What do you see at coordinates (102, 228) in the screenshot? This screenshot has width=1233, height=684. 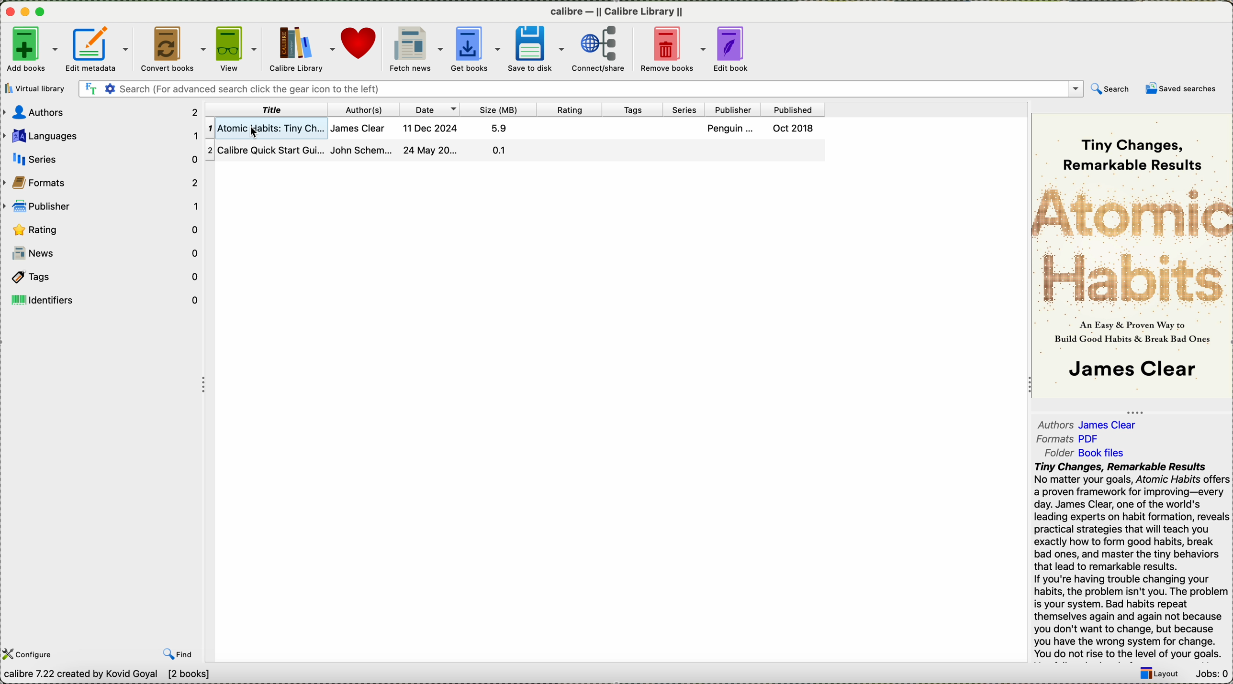 I see `rating` at bounding box center [102, 228].